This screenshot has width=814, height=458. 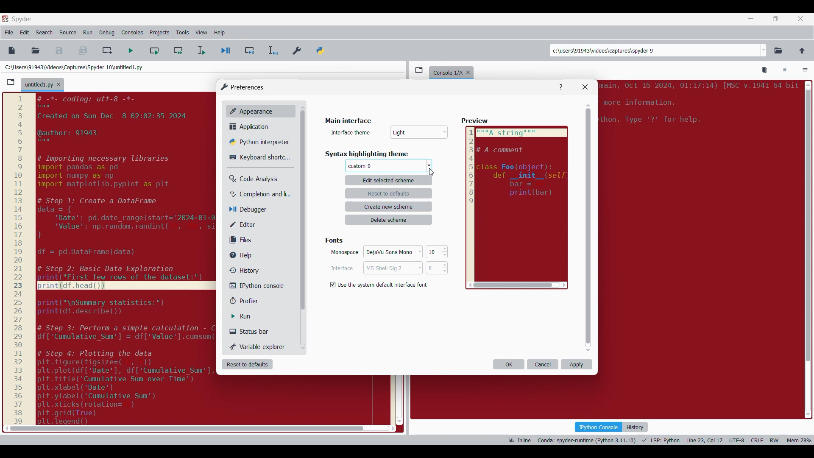 I want to click on , so click(x=302, y=212).